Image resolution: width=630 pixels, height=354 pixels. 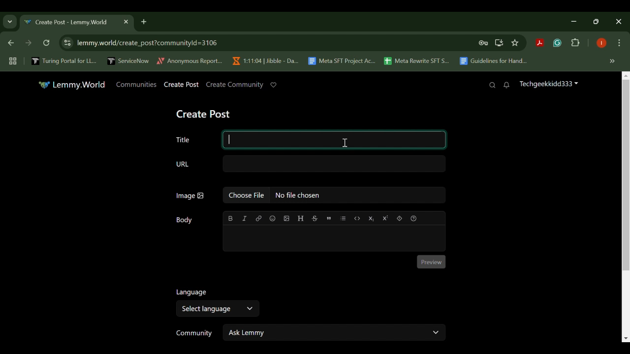 I want to click on code , so click(x=357, y=217).